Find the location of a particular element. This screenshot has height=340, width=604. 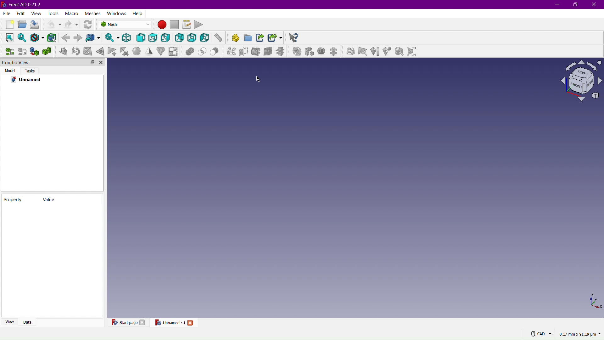

View is located at coordinates (36, 13).